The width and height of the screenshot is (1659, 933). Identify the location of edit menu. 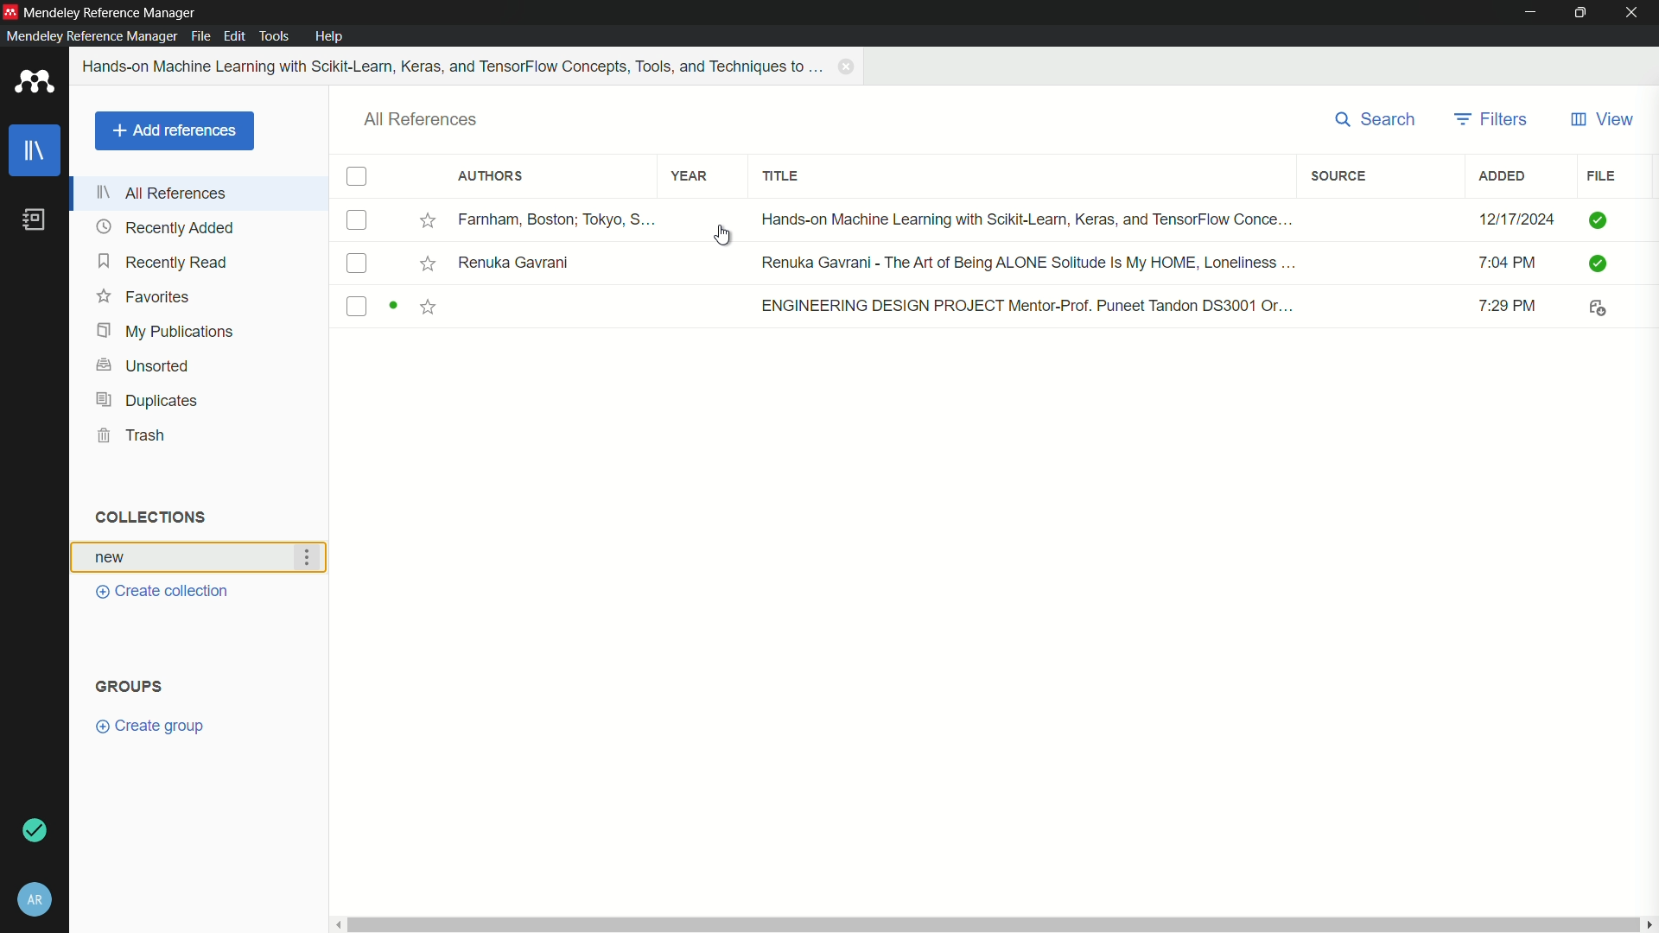
(235, 36).